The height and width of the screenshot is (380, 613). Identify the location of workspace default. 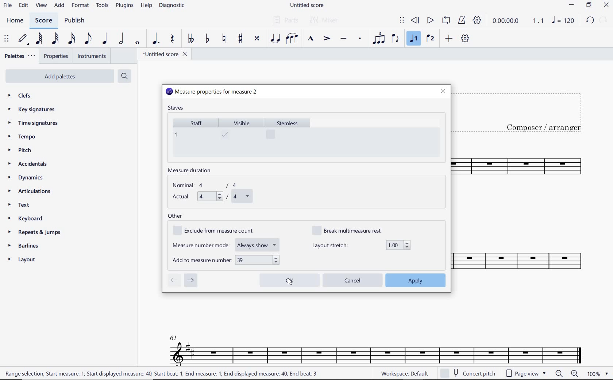
(404, 374).